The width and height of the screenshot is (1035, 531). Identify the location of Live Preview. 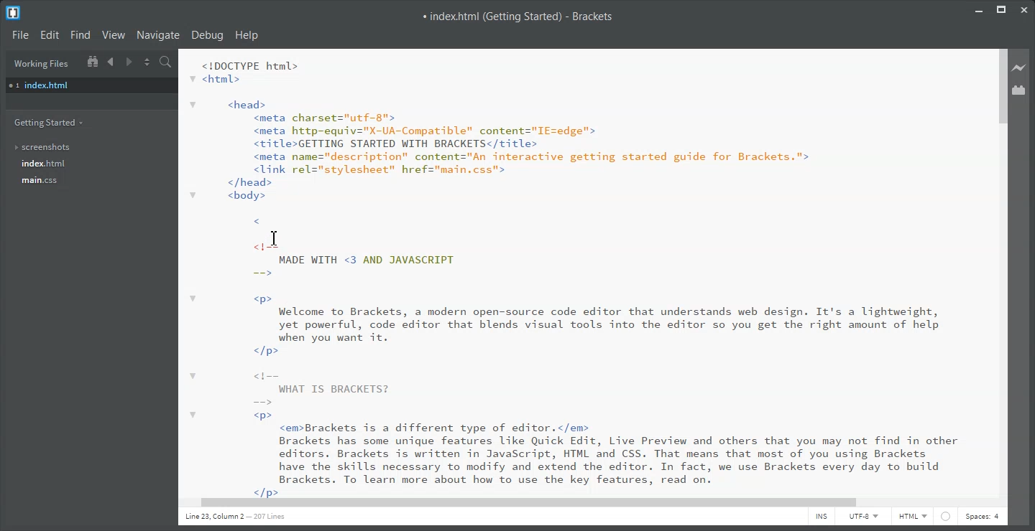
(1021, 67).